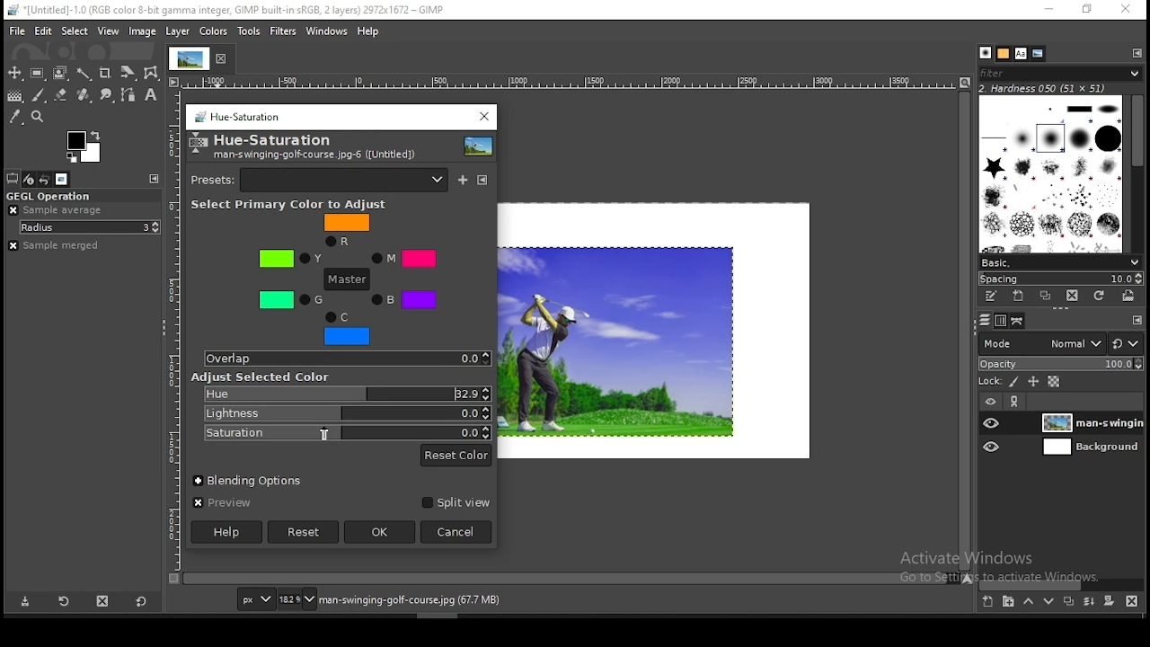 The height and width of the screenshot is (647, 1150). What do you see at coordinates (571, 579) in the screenshot?
I see `scroll bar` at bounding box center [571, 579].